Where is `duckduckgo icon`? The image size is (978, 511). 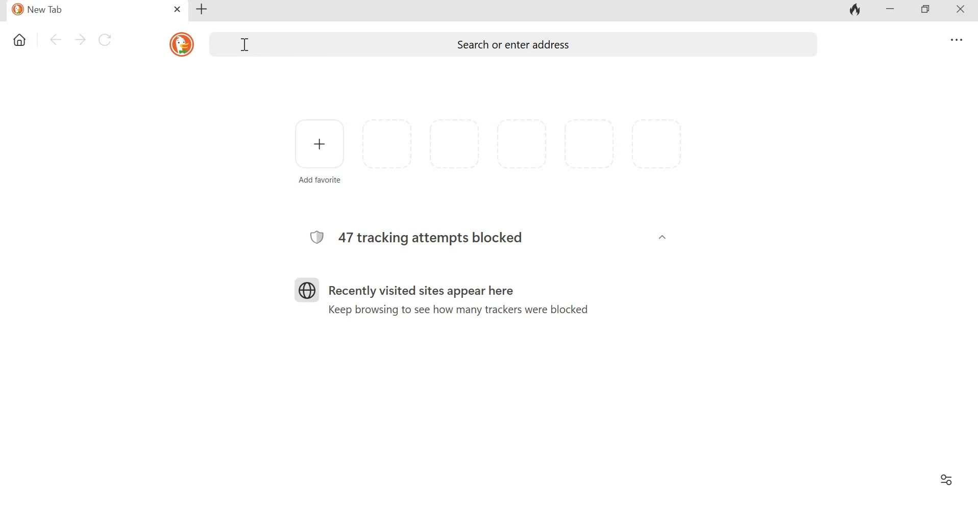 duckduckgo icon is located at coordinates (179, 43).